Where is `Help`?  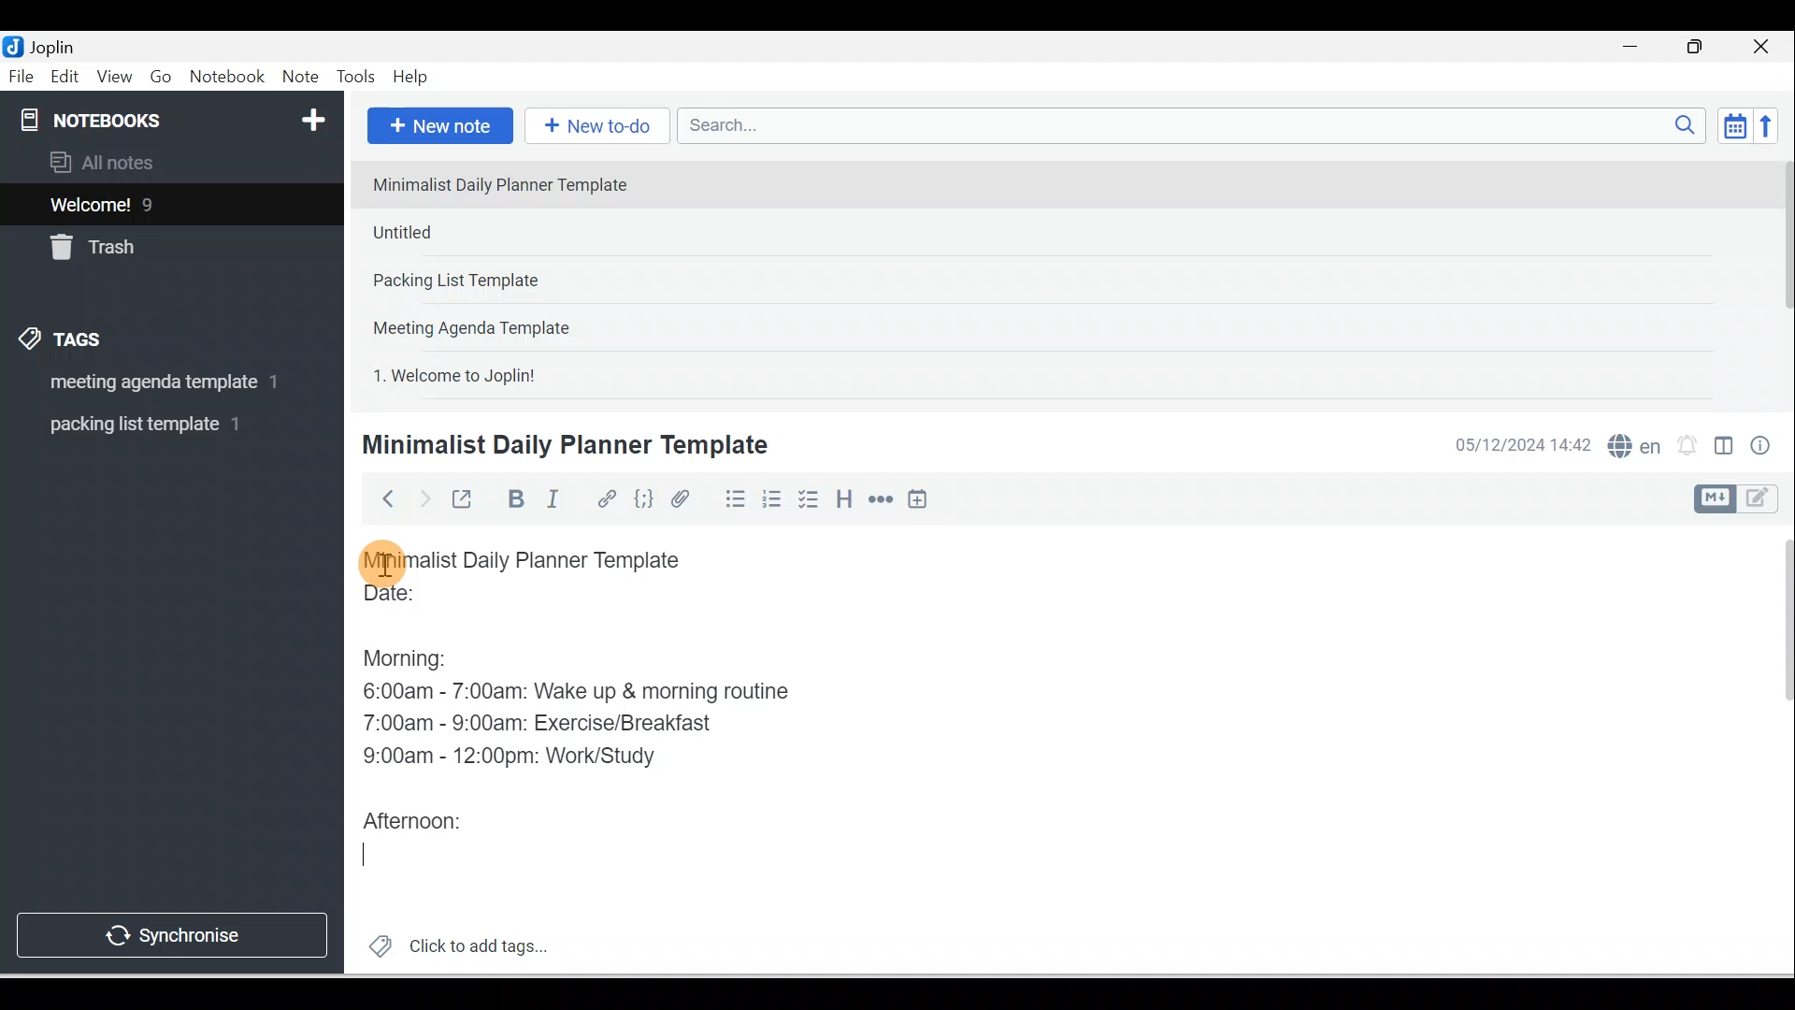
Help is located at coordinates (411, 78).